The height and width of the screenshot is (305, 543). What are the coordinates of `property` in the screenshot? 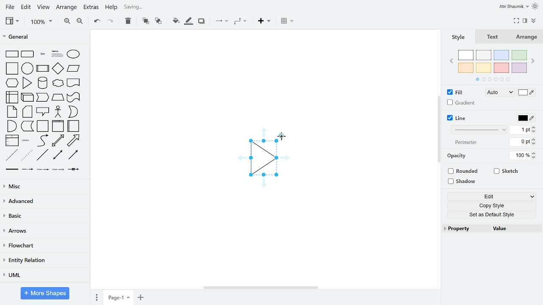 It's located at (465, 228).